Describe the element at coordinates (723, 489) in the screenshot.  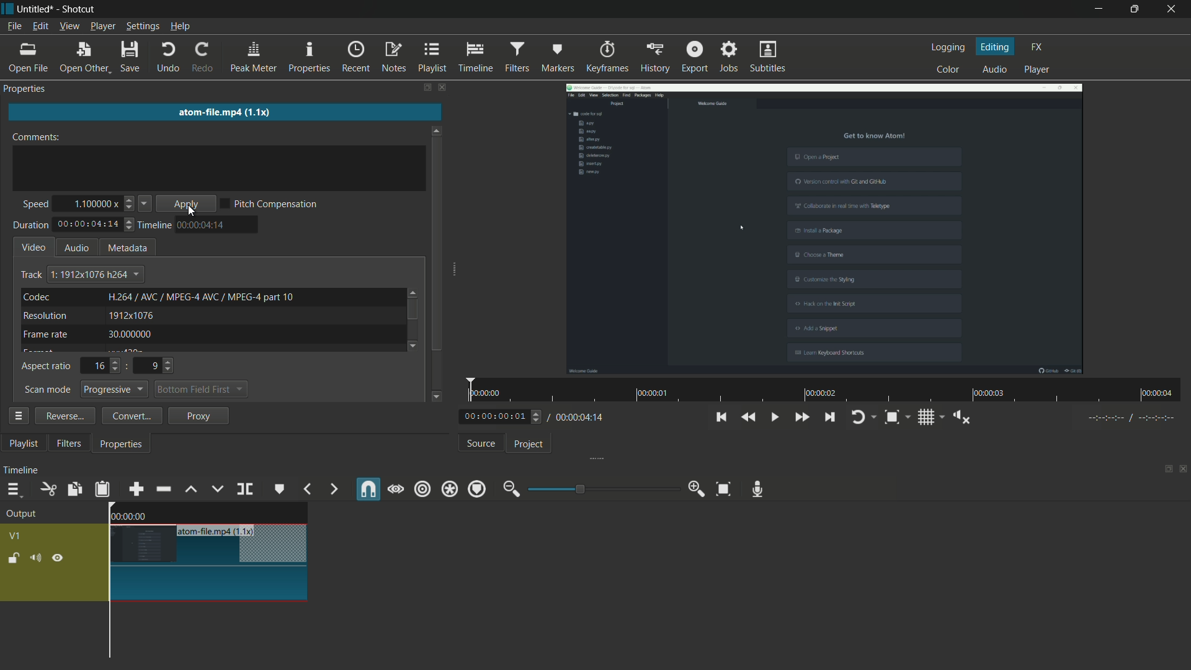
I see `zoom timeline to fit` at that location.